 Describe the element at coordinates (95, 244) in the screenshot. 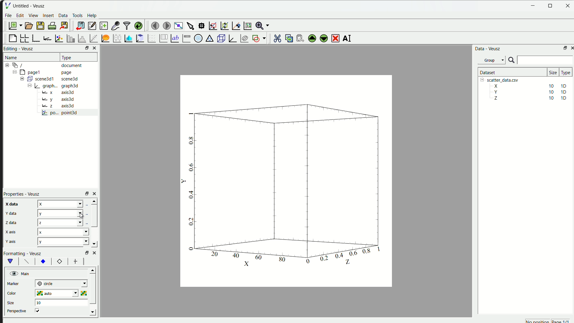

I see `down` at that location.